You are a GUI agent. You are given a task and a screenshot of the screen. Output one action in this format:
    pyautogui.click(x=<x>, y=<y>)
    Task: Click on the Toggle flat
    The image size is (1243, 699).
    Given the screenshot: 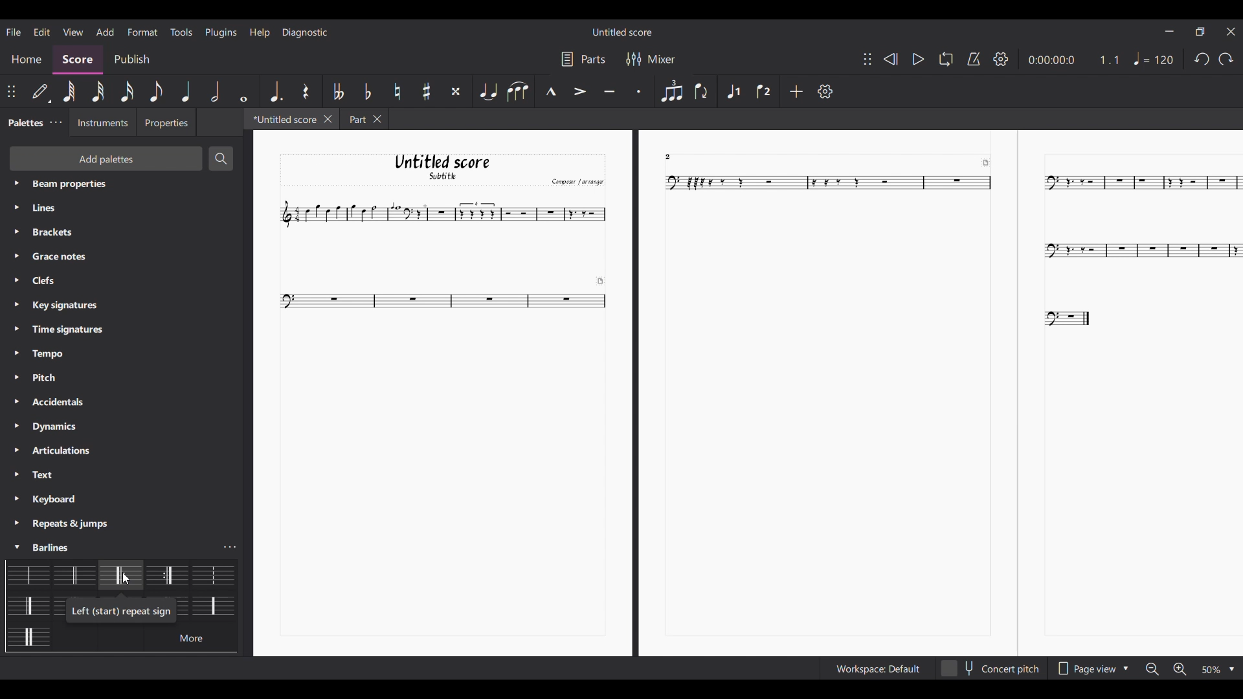 What is the action you would take?
    pyautogui.click(x=368, y=91)
    